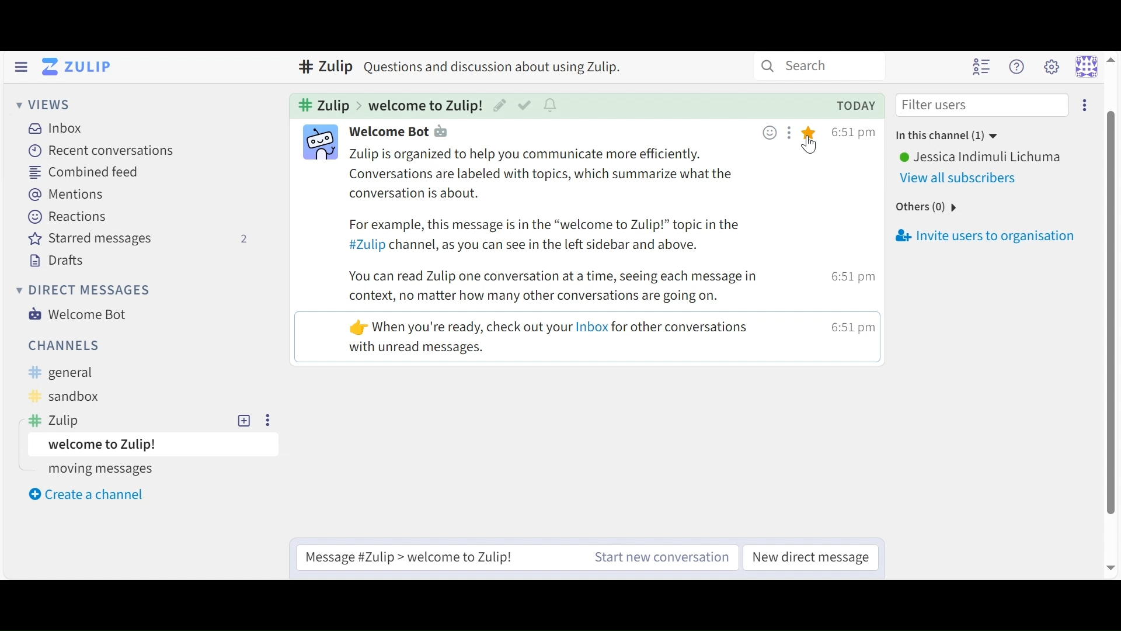 The image size is (1121, 631). I want to click on Hide Sidebar, so click(22, 65).